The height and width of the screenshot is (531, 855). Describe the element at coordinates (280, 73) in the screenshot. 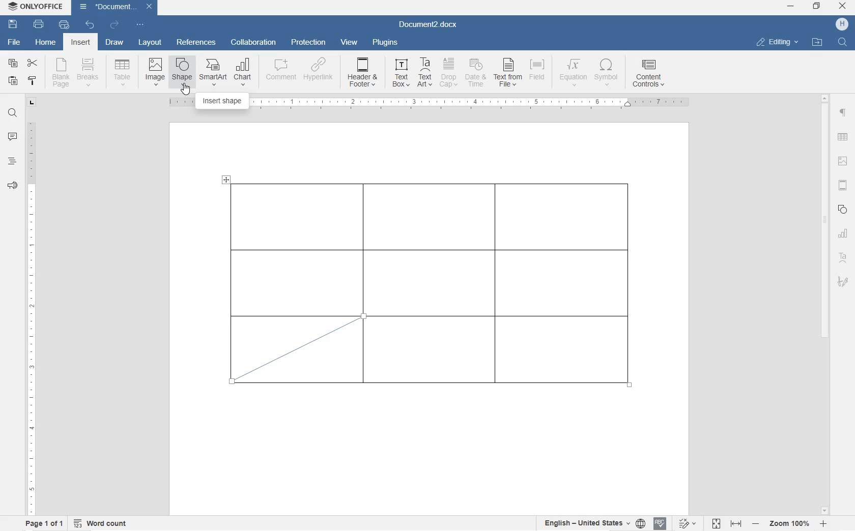

I see `COMMENT` at that location.